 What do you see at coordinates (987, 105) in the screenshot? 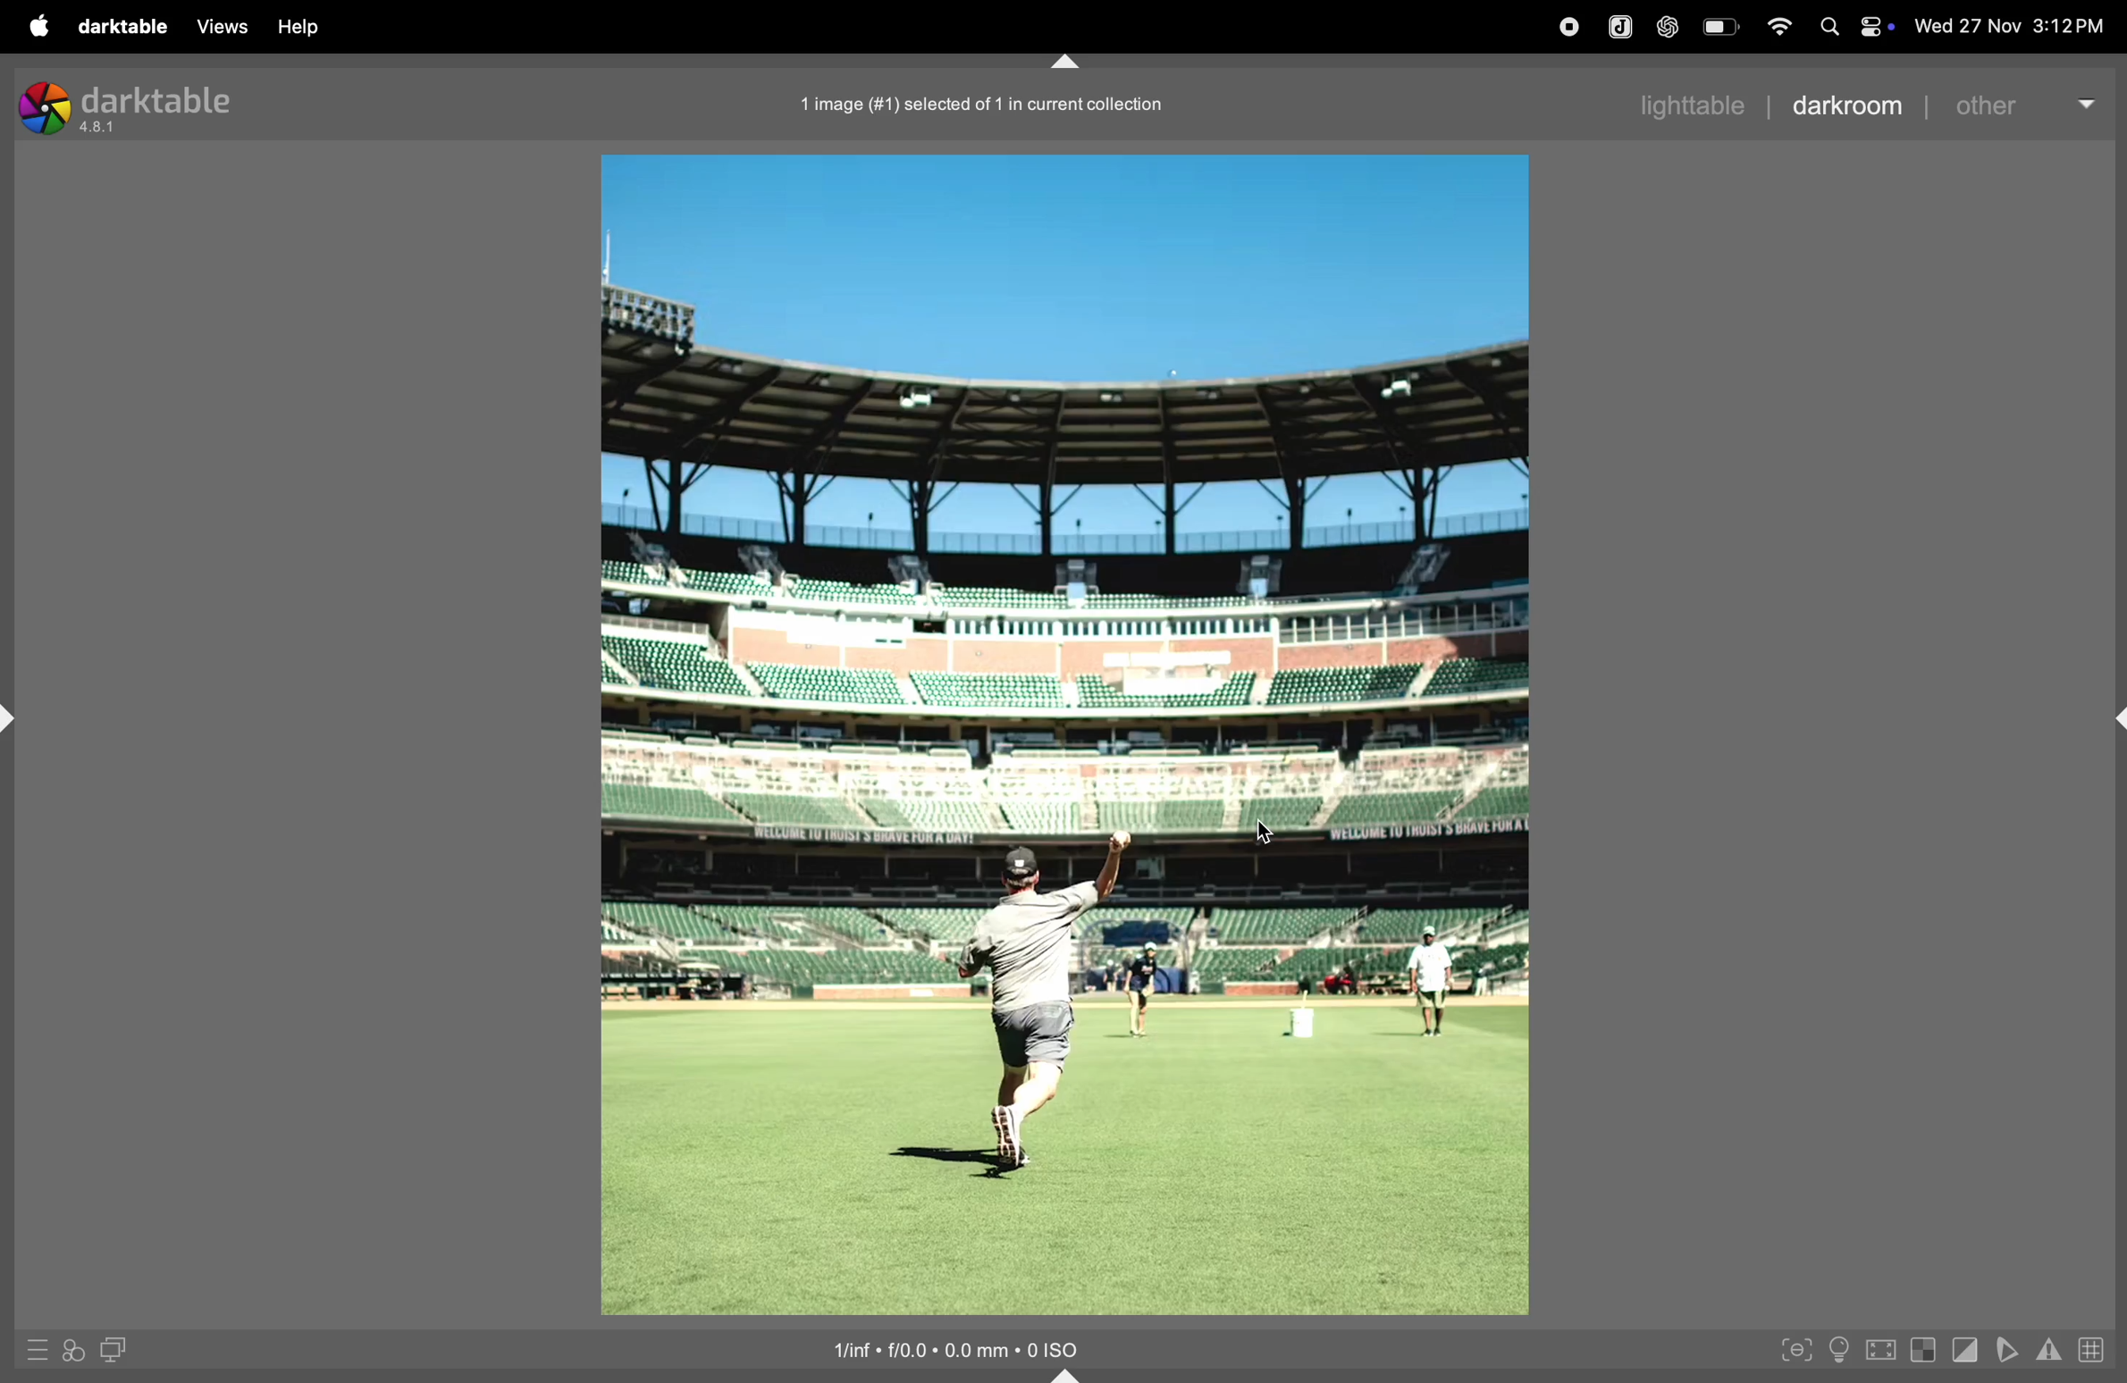
I see `1 image in current` at bounding box center [987, 105].